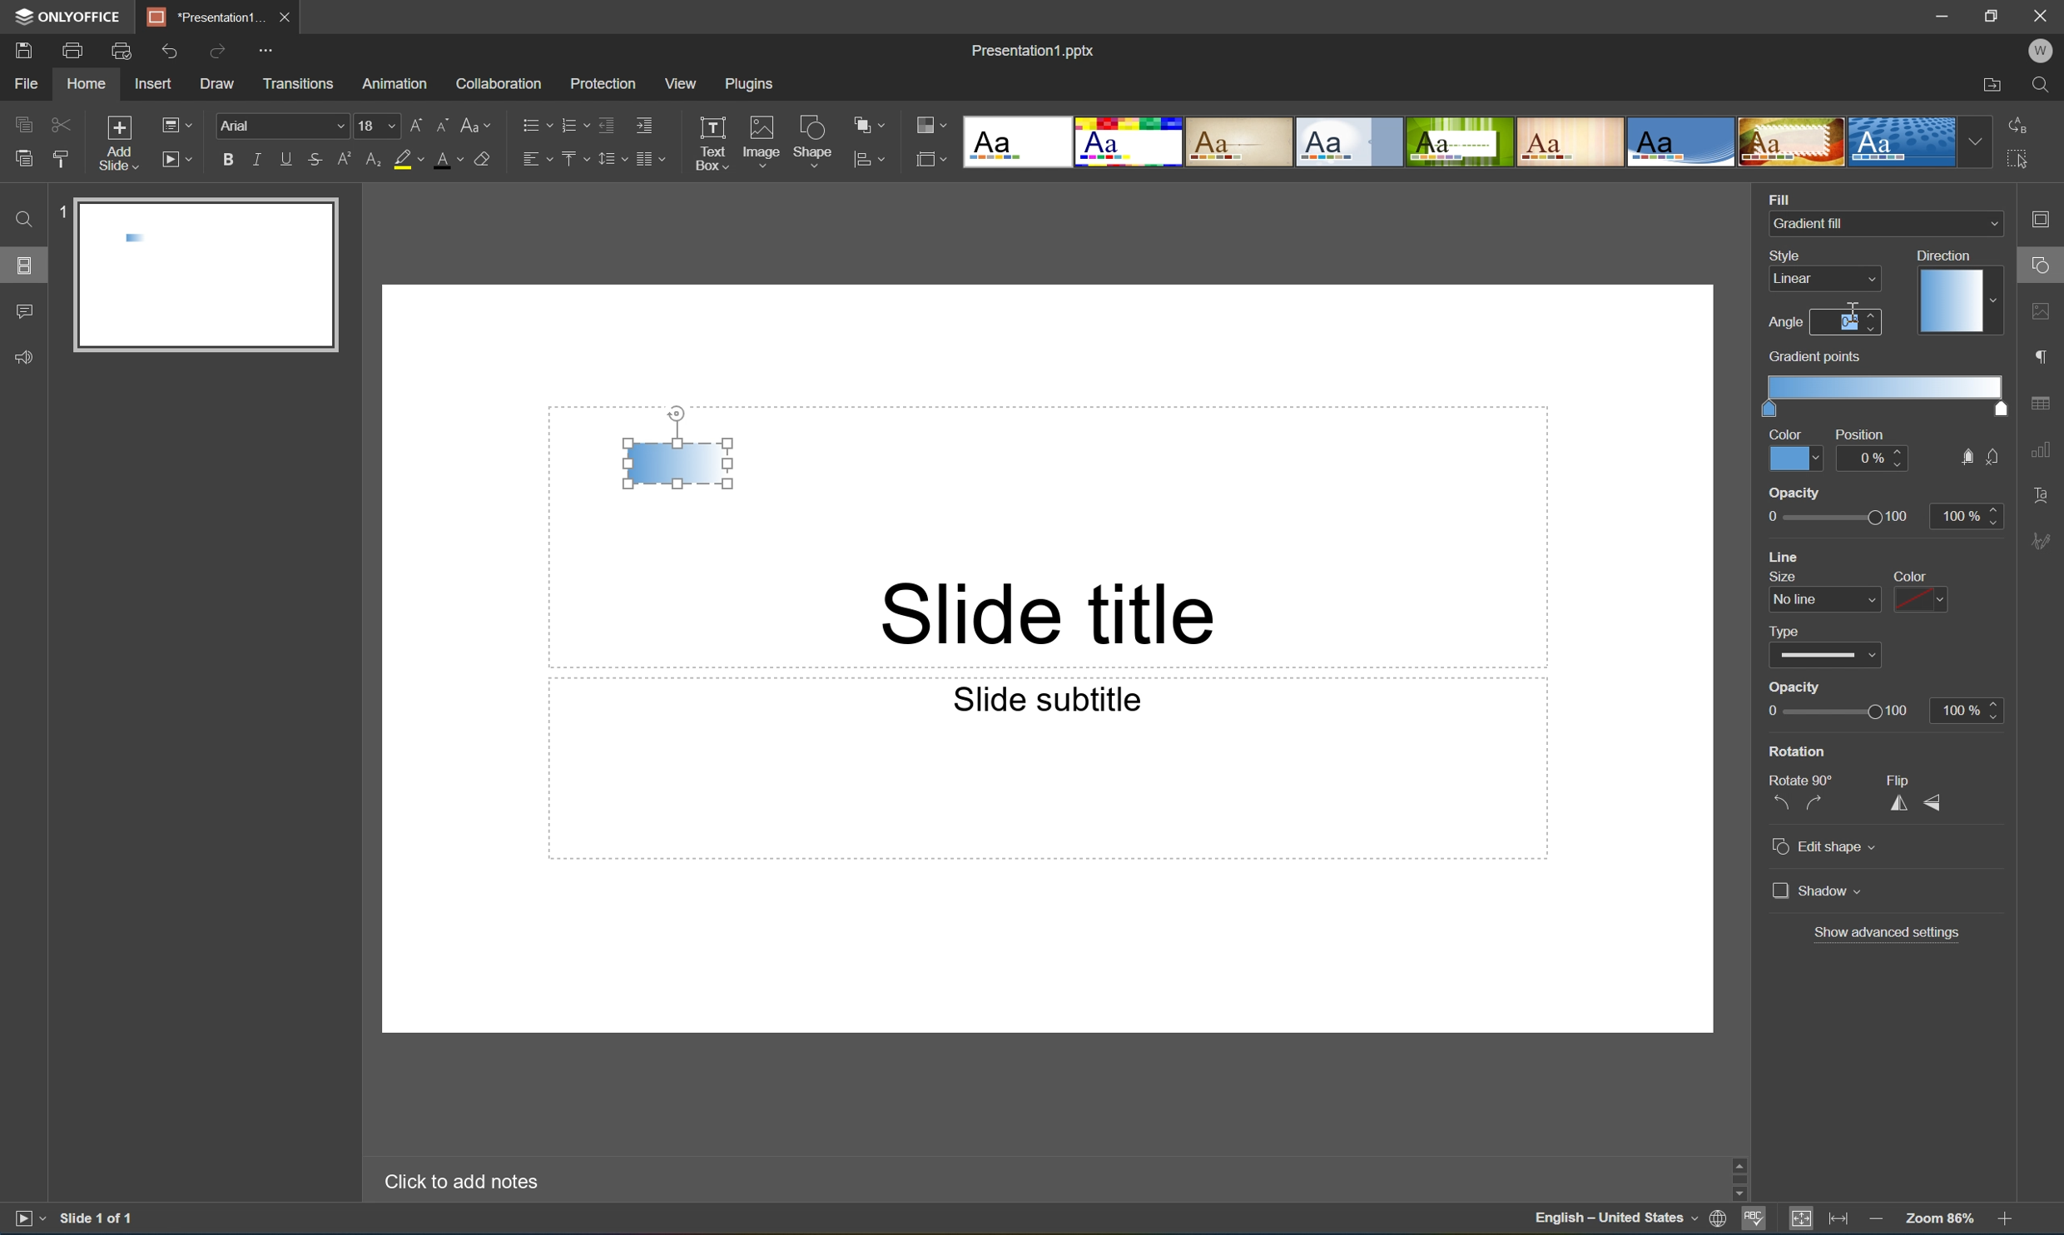 This screenshot has height=1235, width=2064. I want to click on View, so click(682, 84).